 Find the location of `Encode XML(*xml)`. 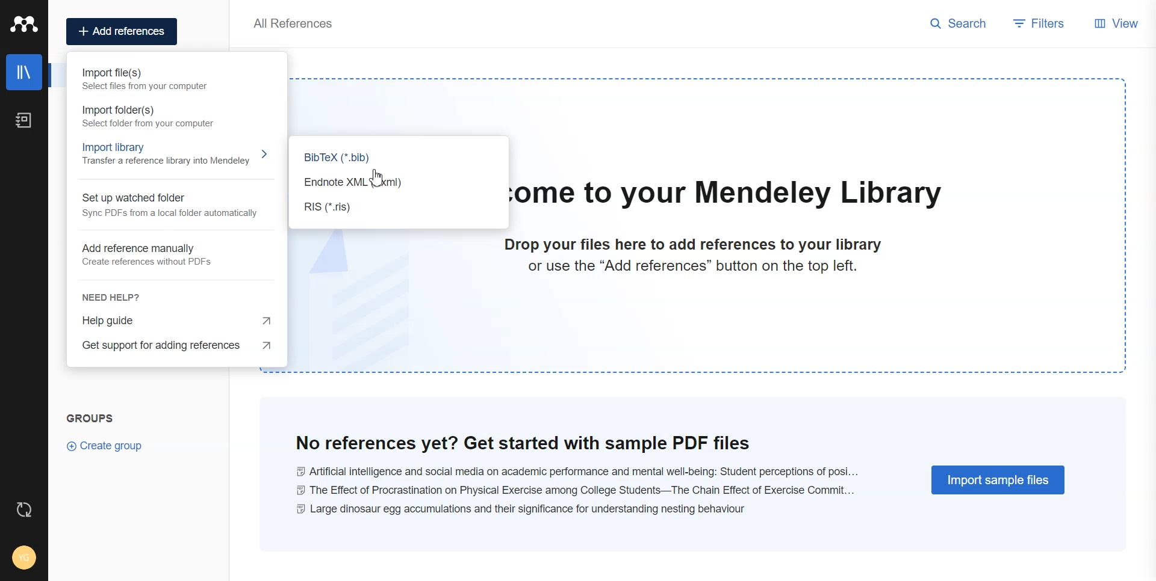

Encode XML(*xml) is located at coordinates (387, 185).